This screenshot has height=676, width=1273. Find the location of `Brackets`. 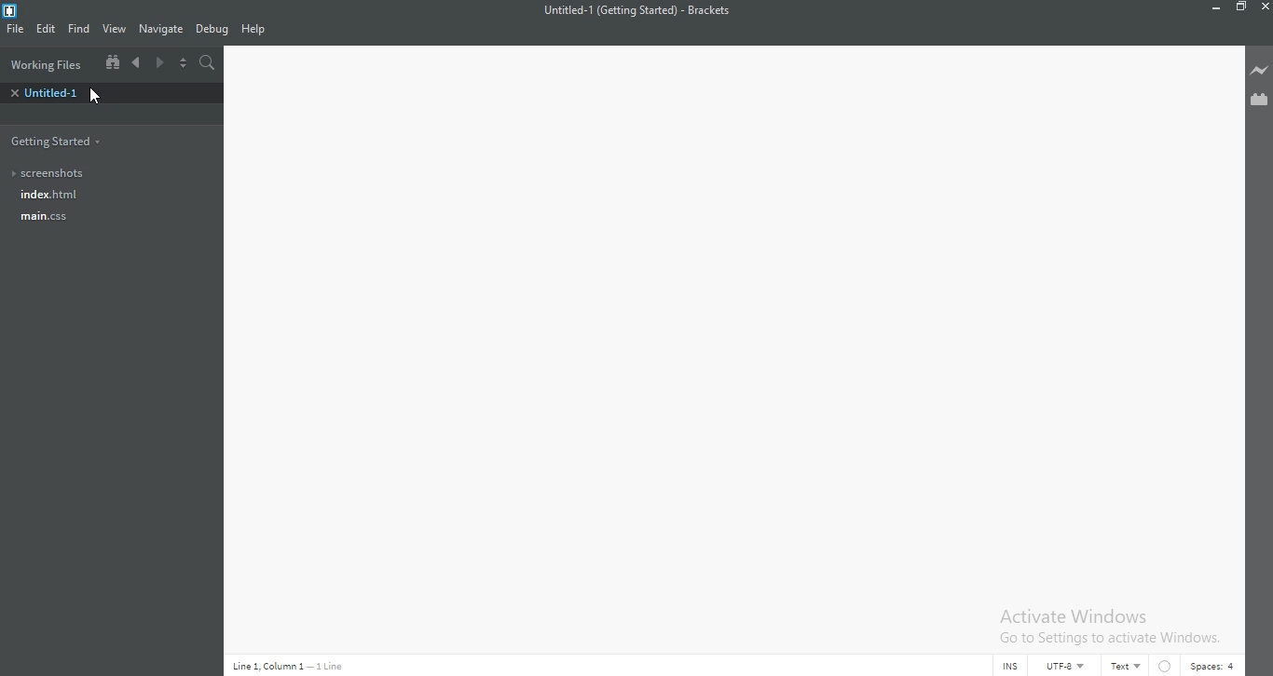

Brackets is located at coordinates (712, 11).